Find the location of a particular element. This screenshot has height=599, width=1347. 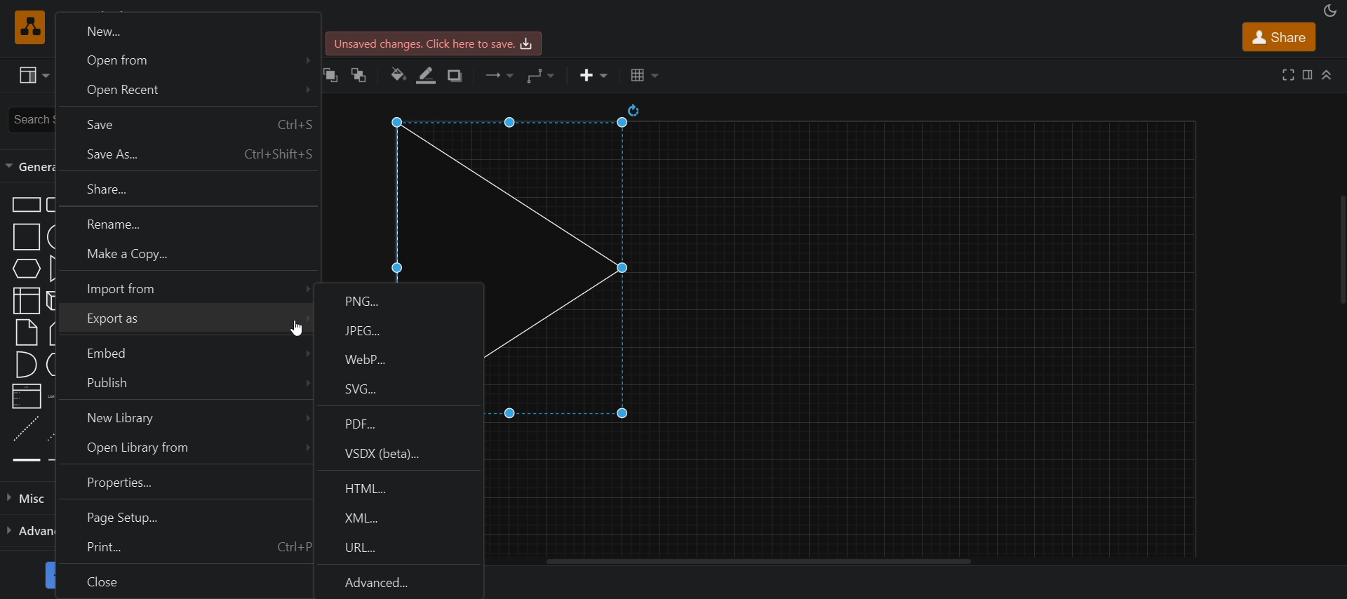

html is located at coordinates (401, 485).